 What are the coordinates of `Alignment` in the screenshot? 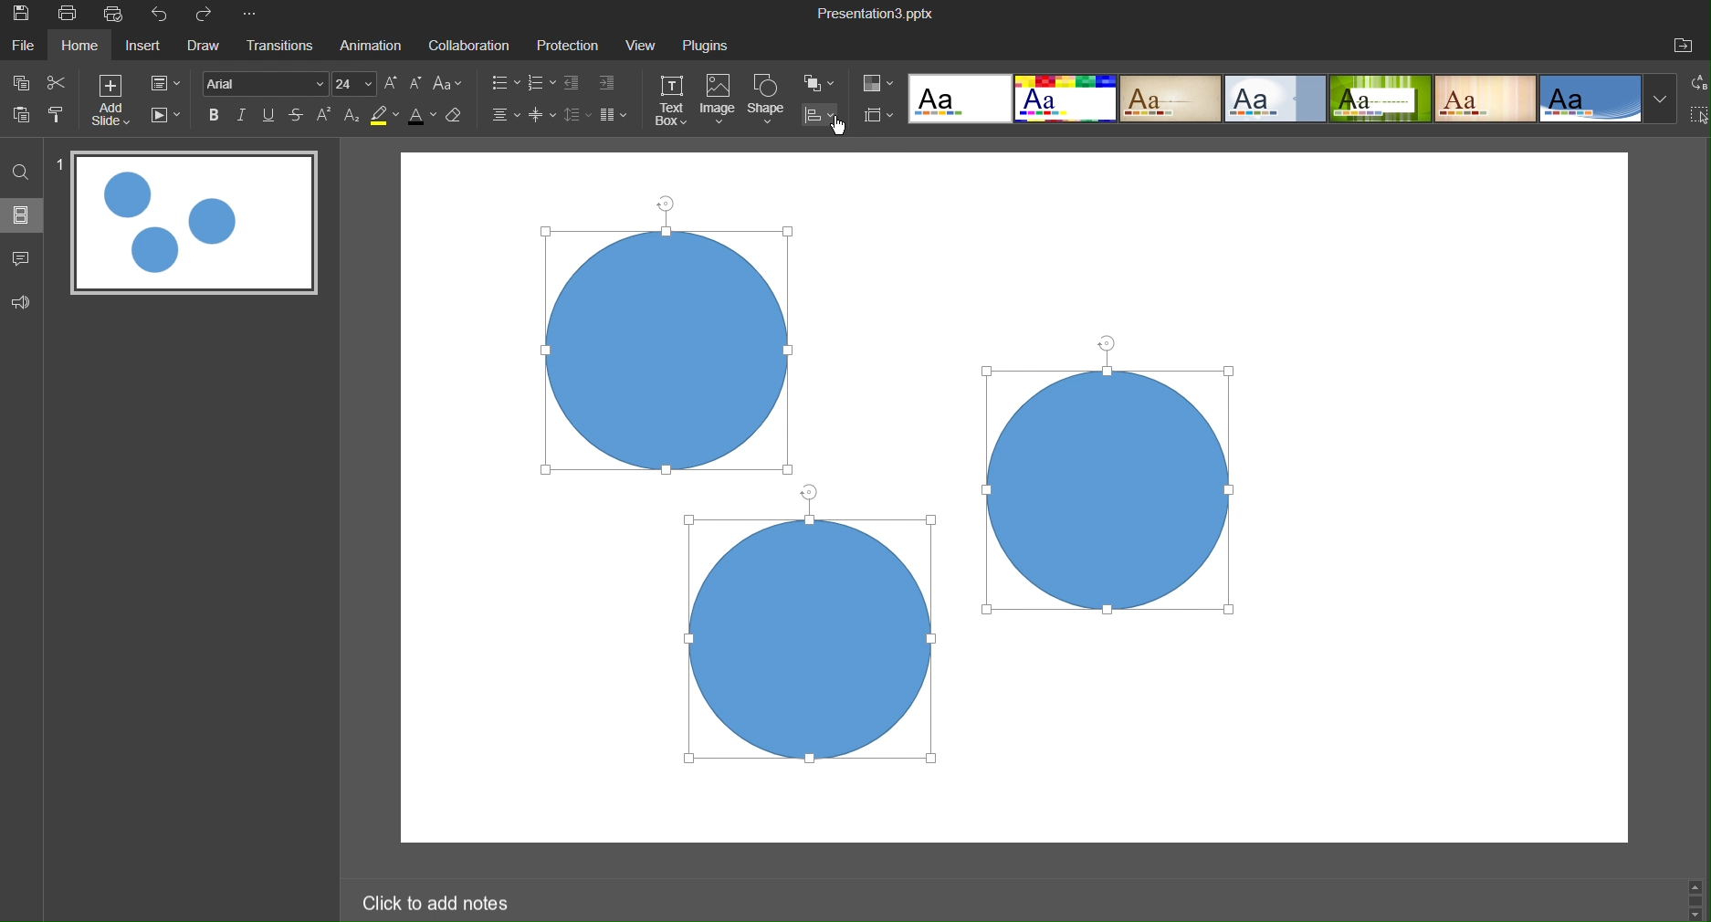 It's located at (504, 116).